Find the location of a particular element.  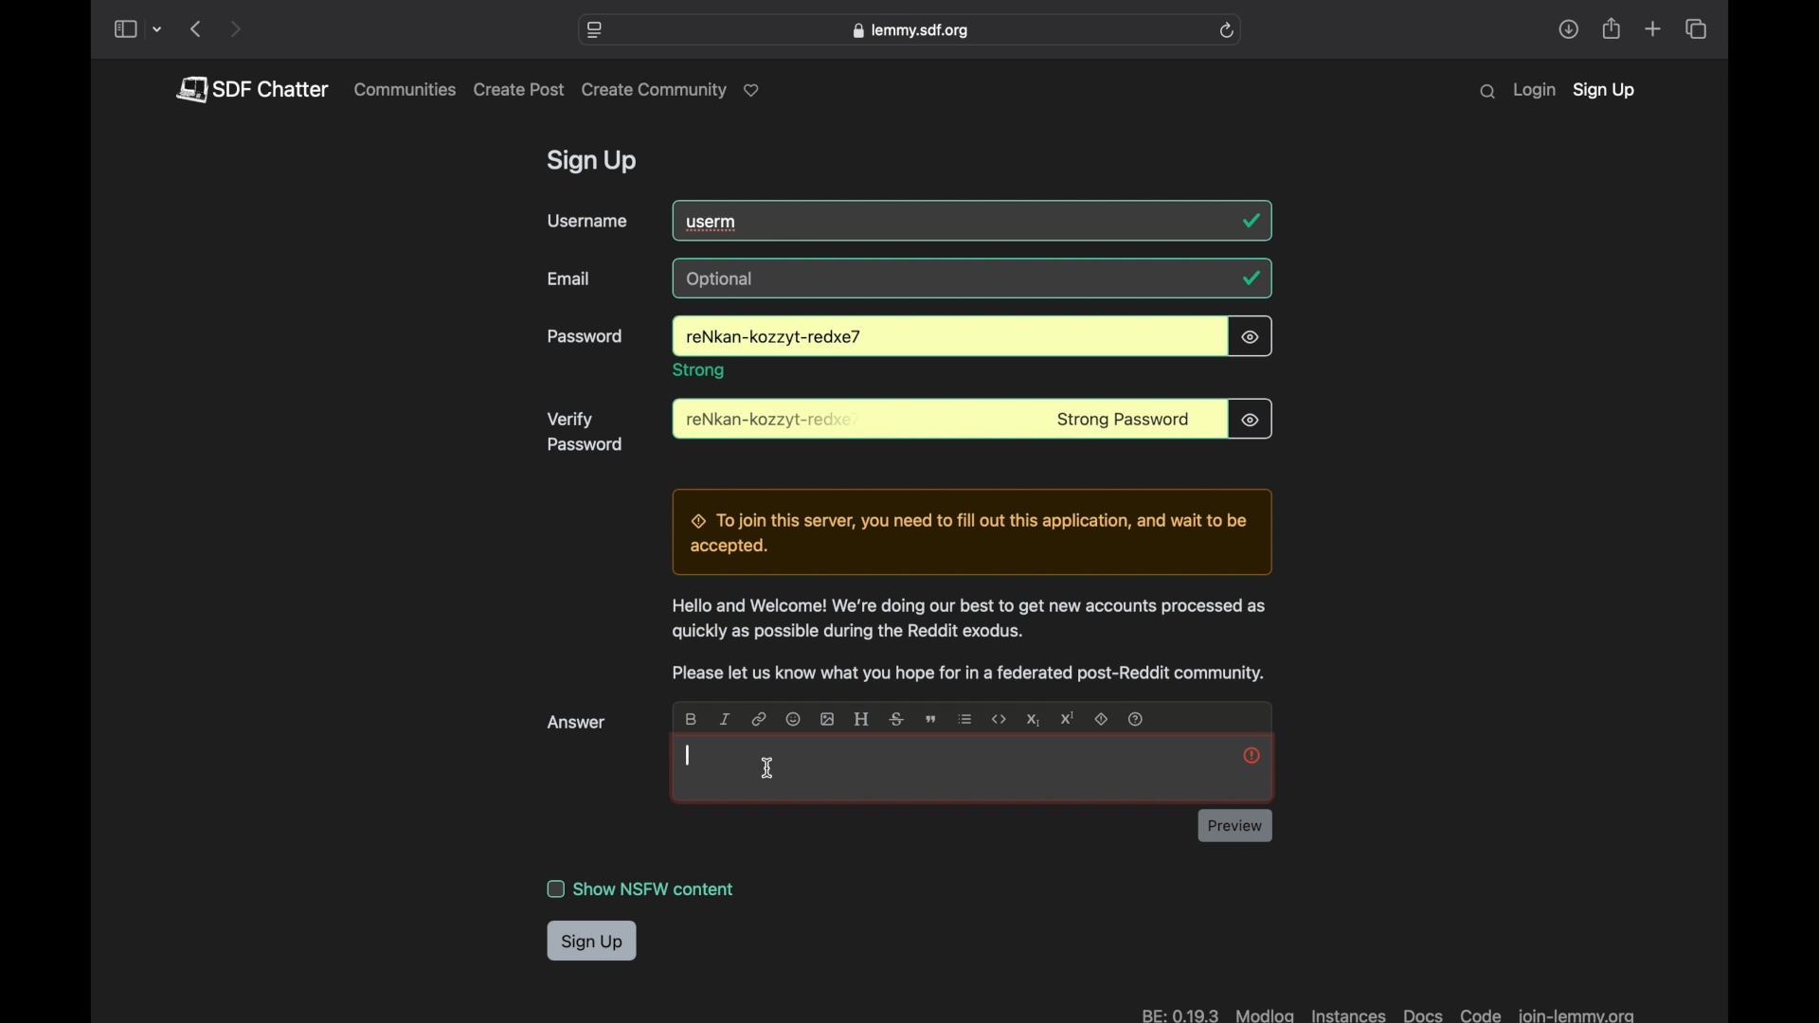

strikethrough is located at coordinates (894, 719).